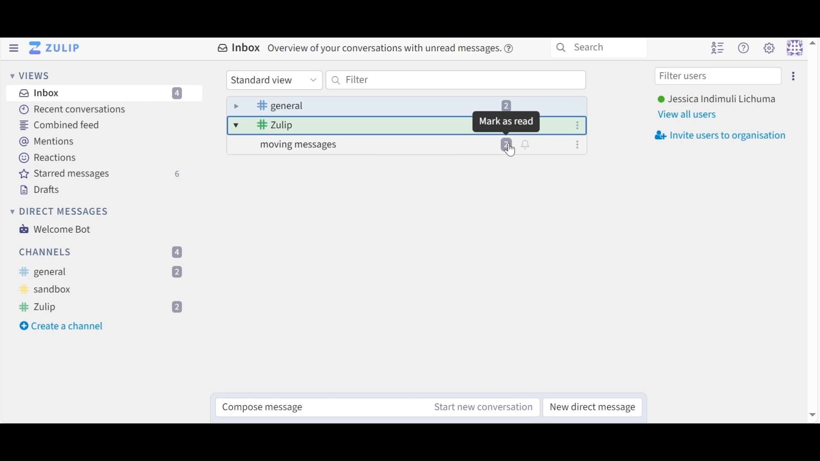  Describe the element at coordinates (718, 49) in the screenshot. I see `Hide User list` at that location.